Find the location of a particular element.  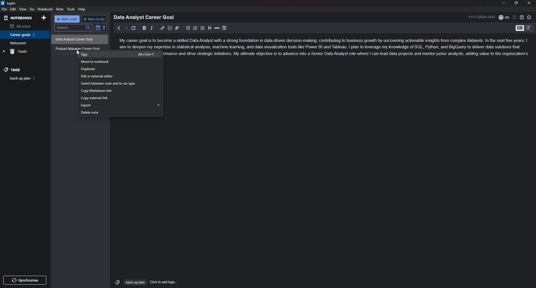

notebook is located at coordinates (45, 9).